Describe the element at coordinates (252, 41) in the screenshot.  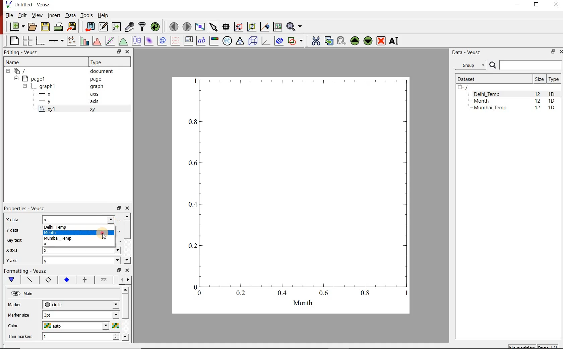
I see `3d scene` at that location.